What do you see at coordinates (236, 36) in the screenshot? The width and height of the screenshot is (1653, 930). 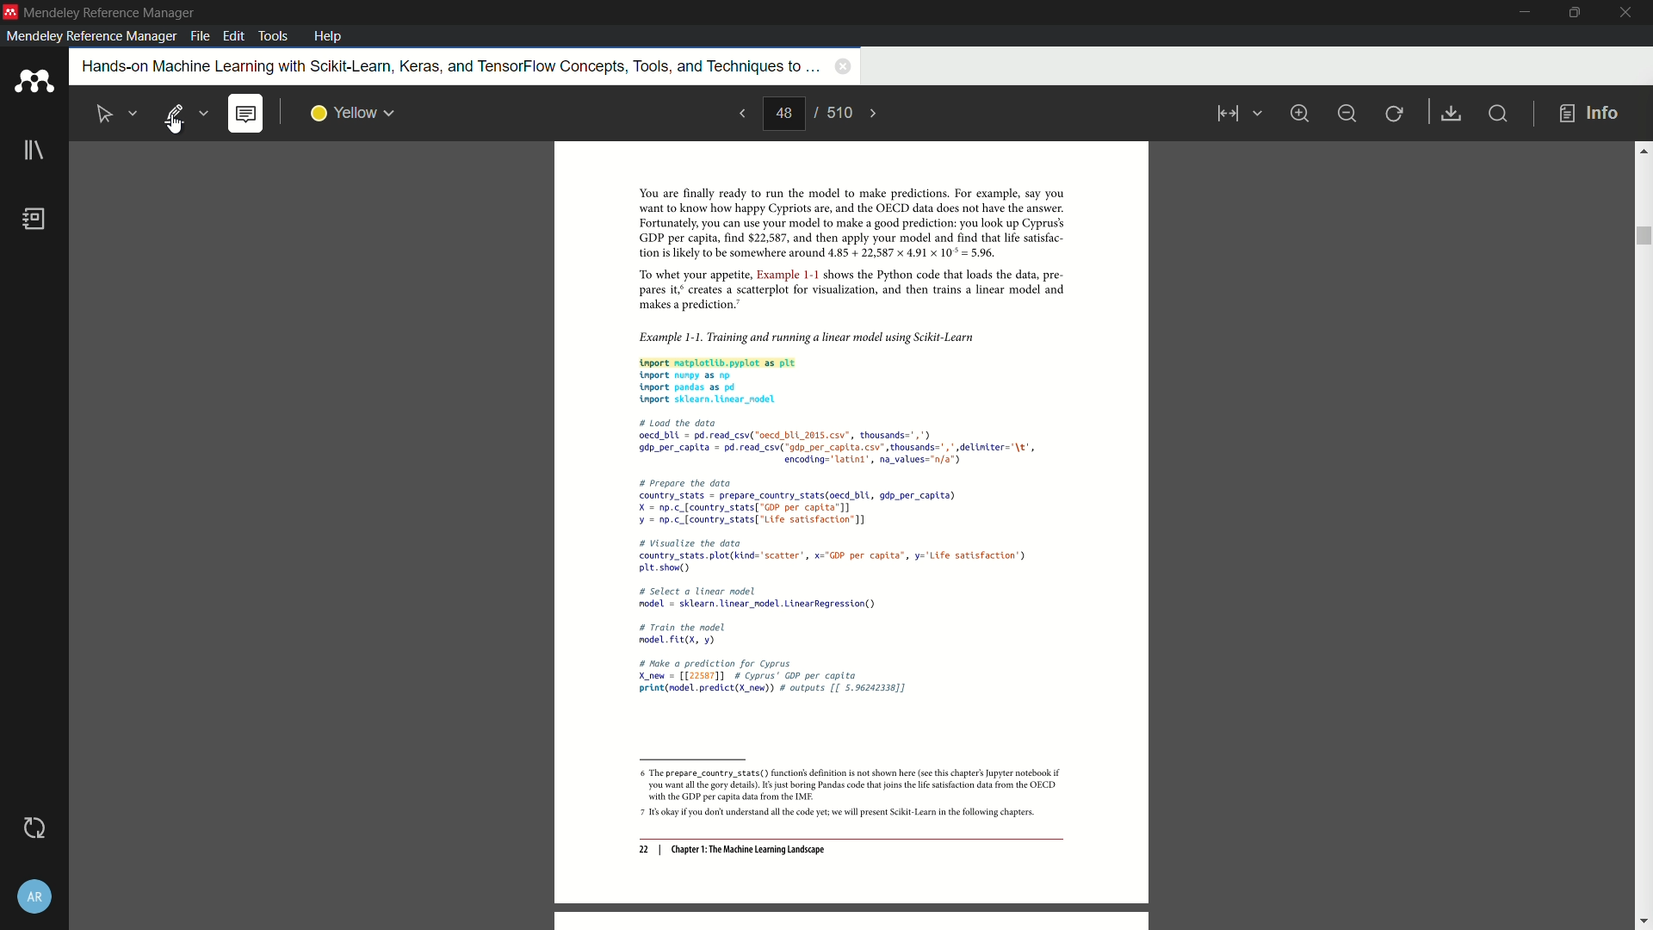 I see `edit menu` at bounding box center [236, 36].